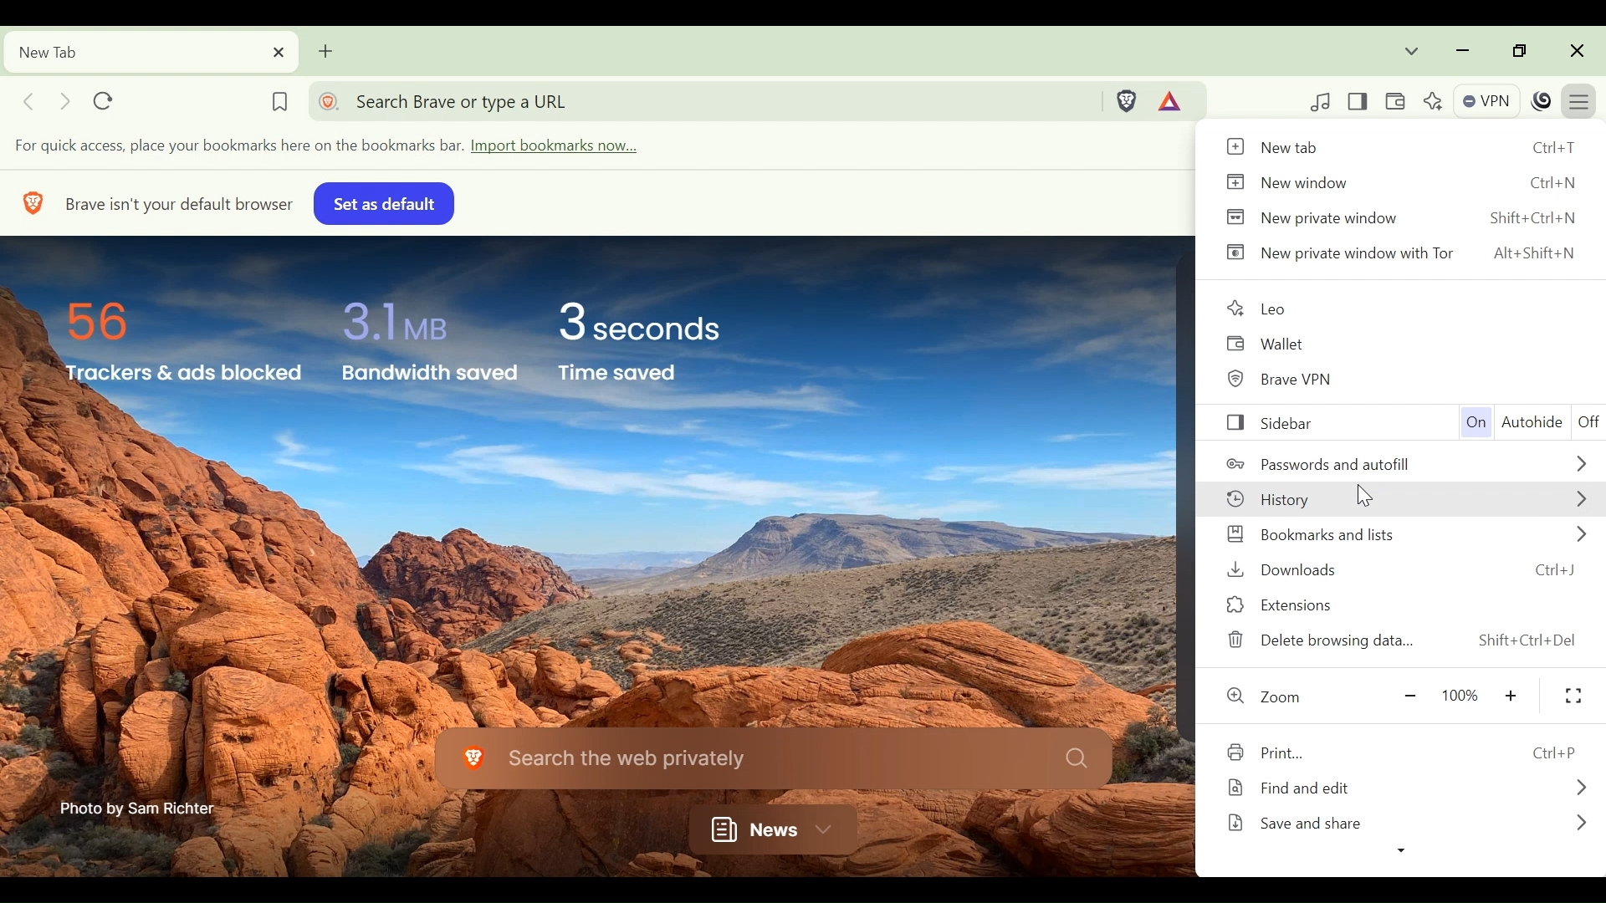  I want to click on 100%, so click(1462, 696).